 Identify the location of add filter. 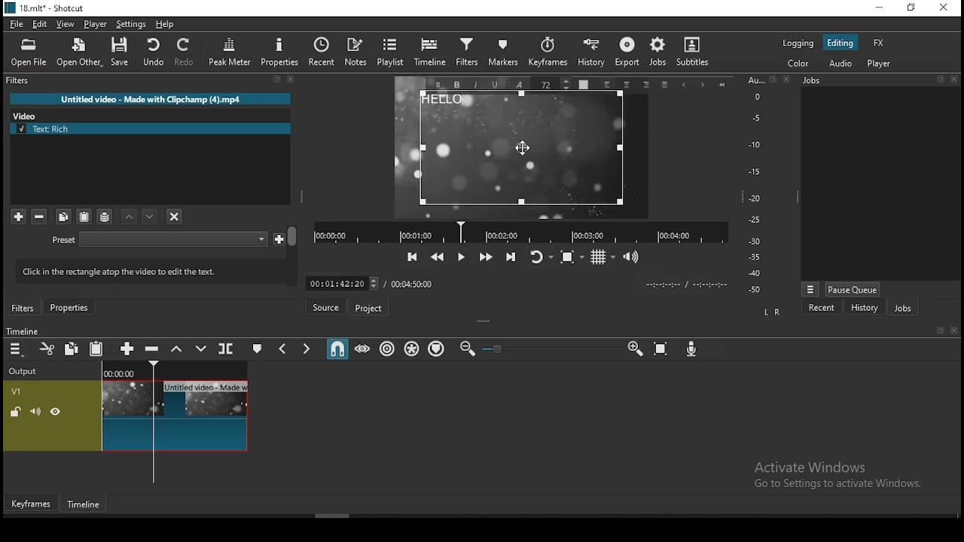
(18, 217).